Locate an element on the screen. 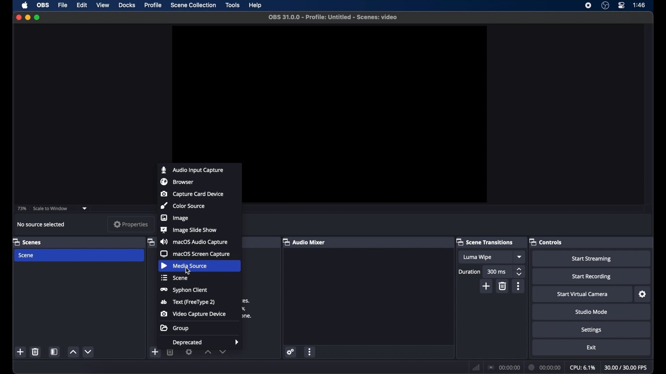 This screenshot has width=666, height=374. audio input capture is located at coordinates (193, 170).